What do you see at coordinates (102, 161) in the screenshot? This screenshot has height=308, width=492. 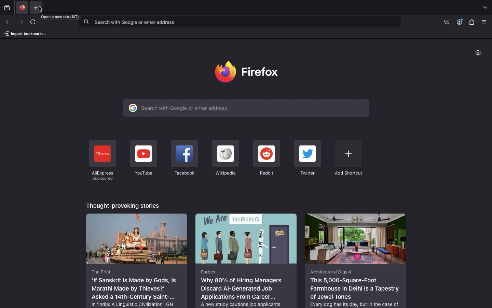 I see `AliExpress` at bounding box center [102, 161].